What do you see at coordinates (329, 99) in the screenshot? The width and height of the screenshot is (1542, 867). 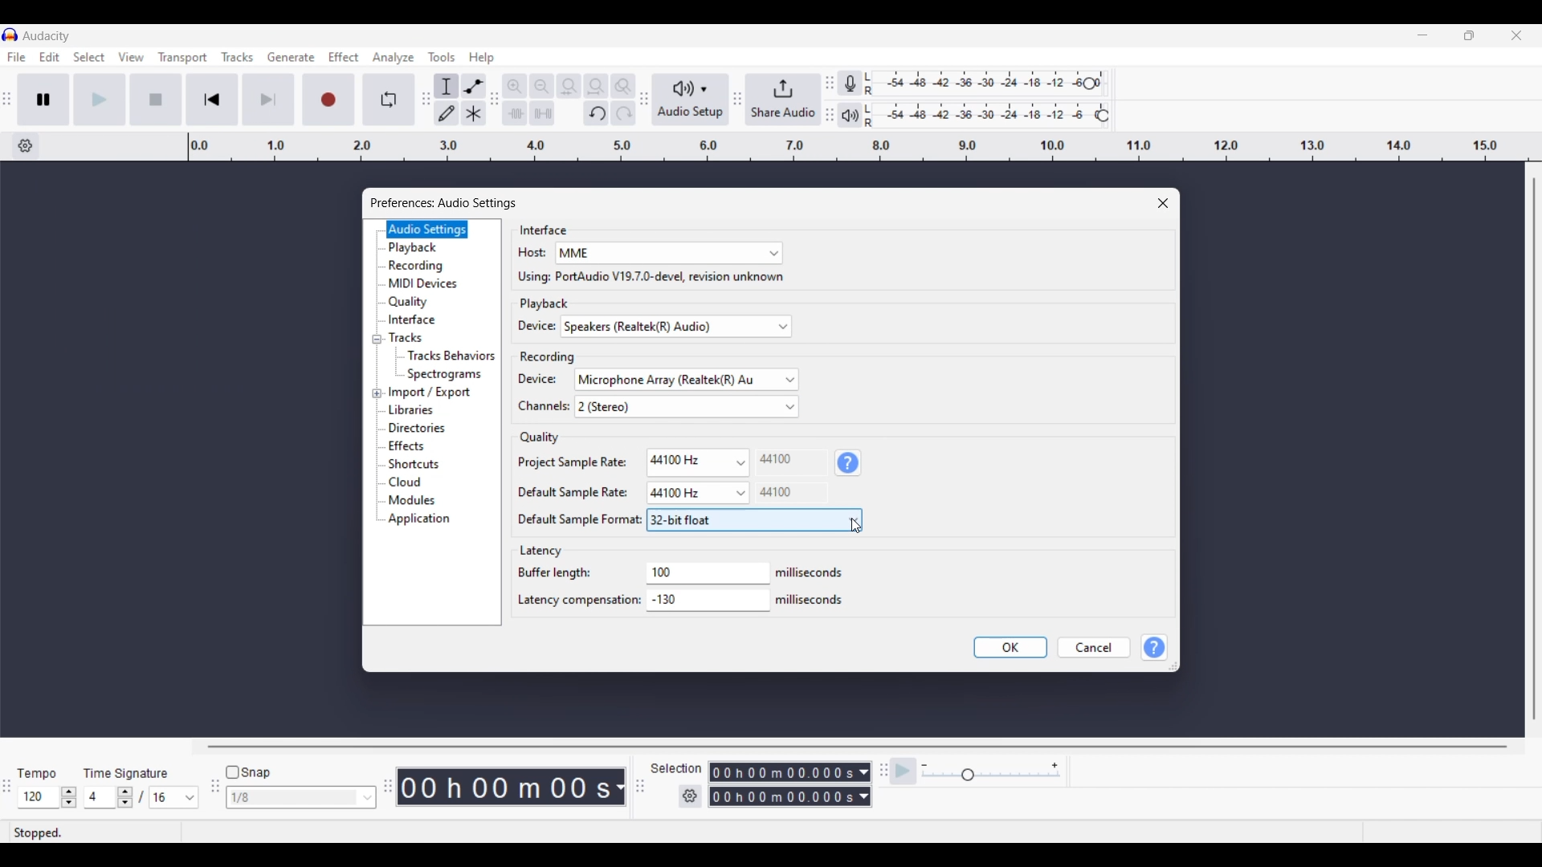 I see `Record/Record new track` at bounding box center [329, 99].